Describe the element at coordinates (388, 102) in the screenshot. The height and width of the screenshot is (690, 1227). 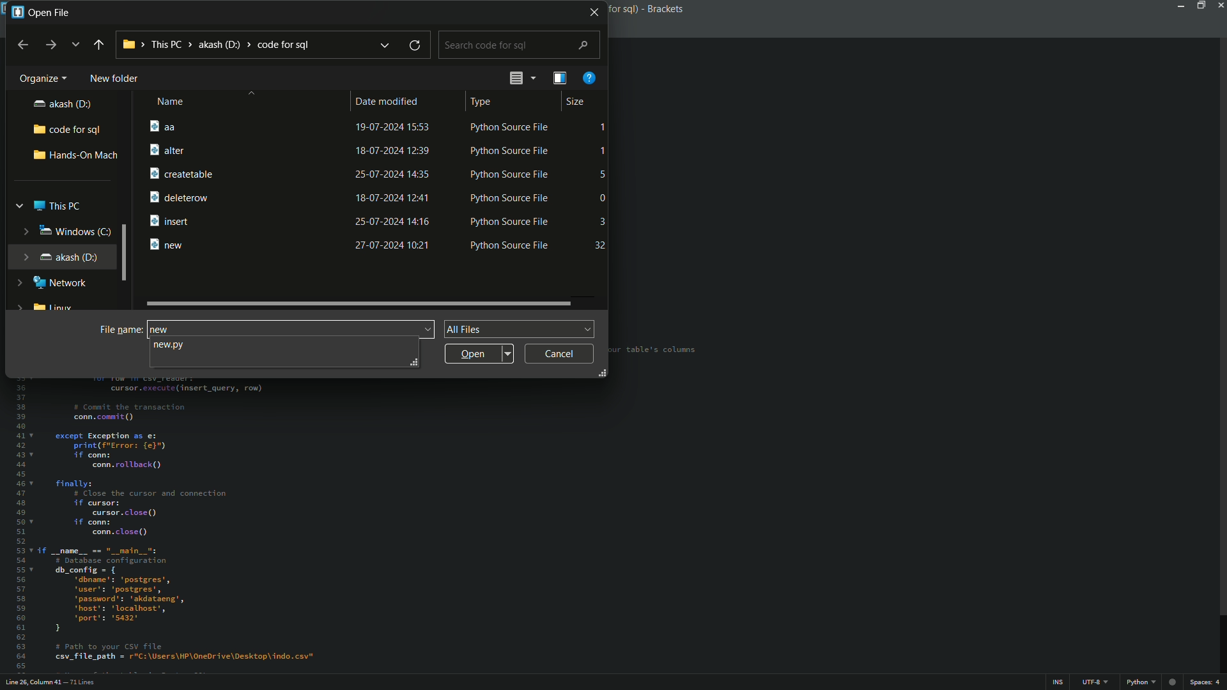
I see `date modified` at that location.